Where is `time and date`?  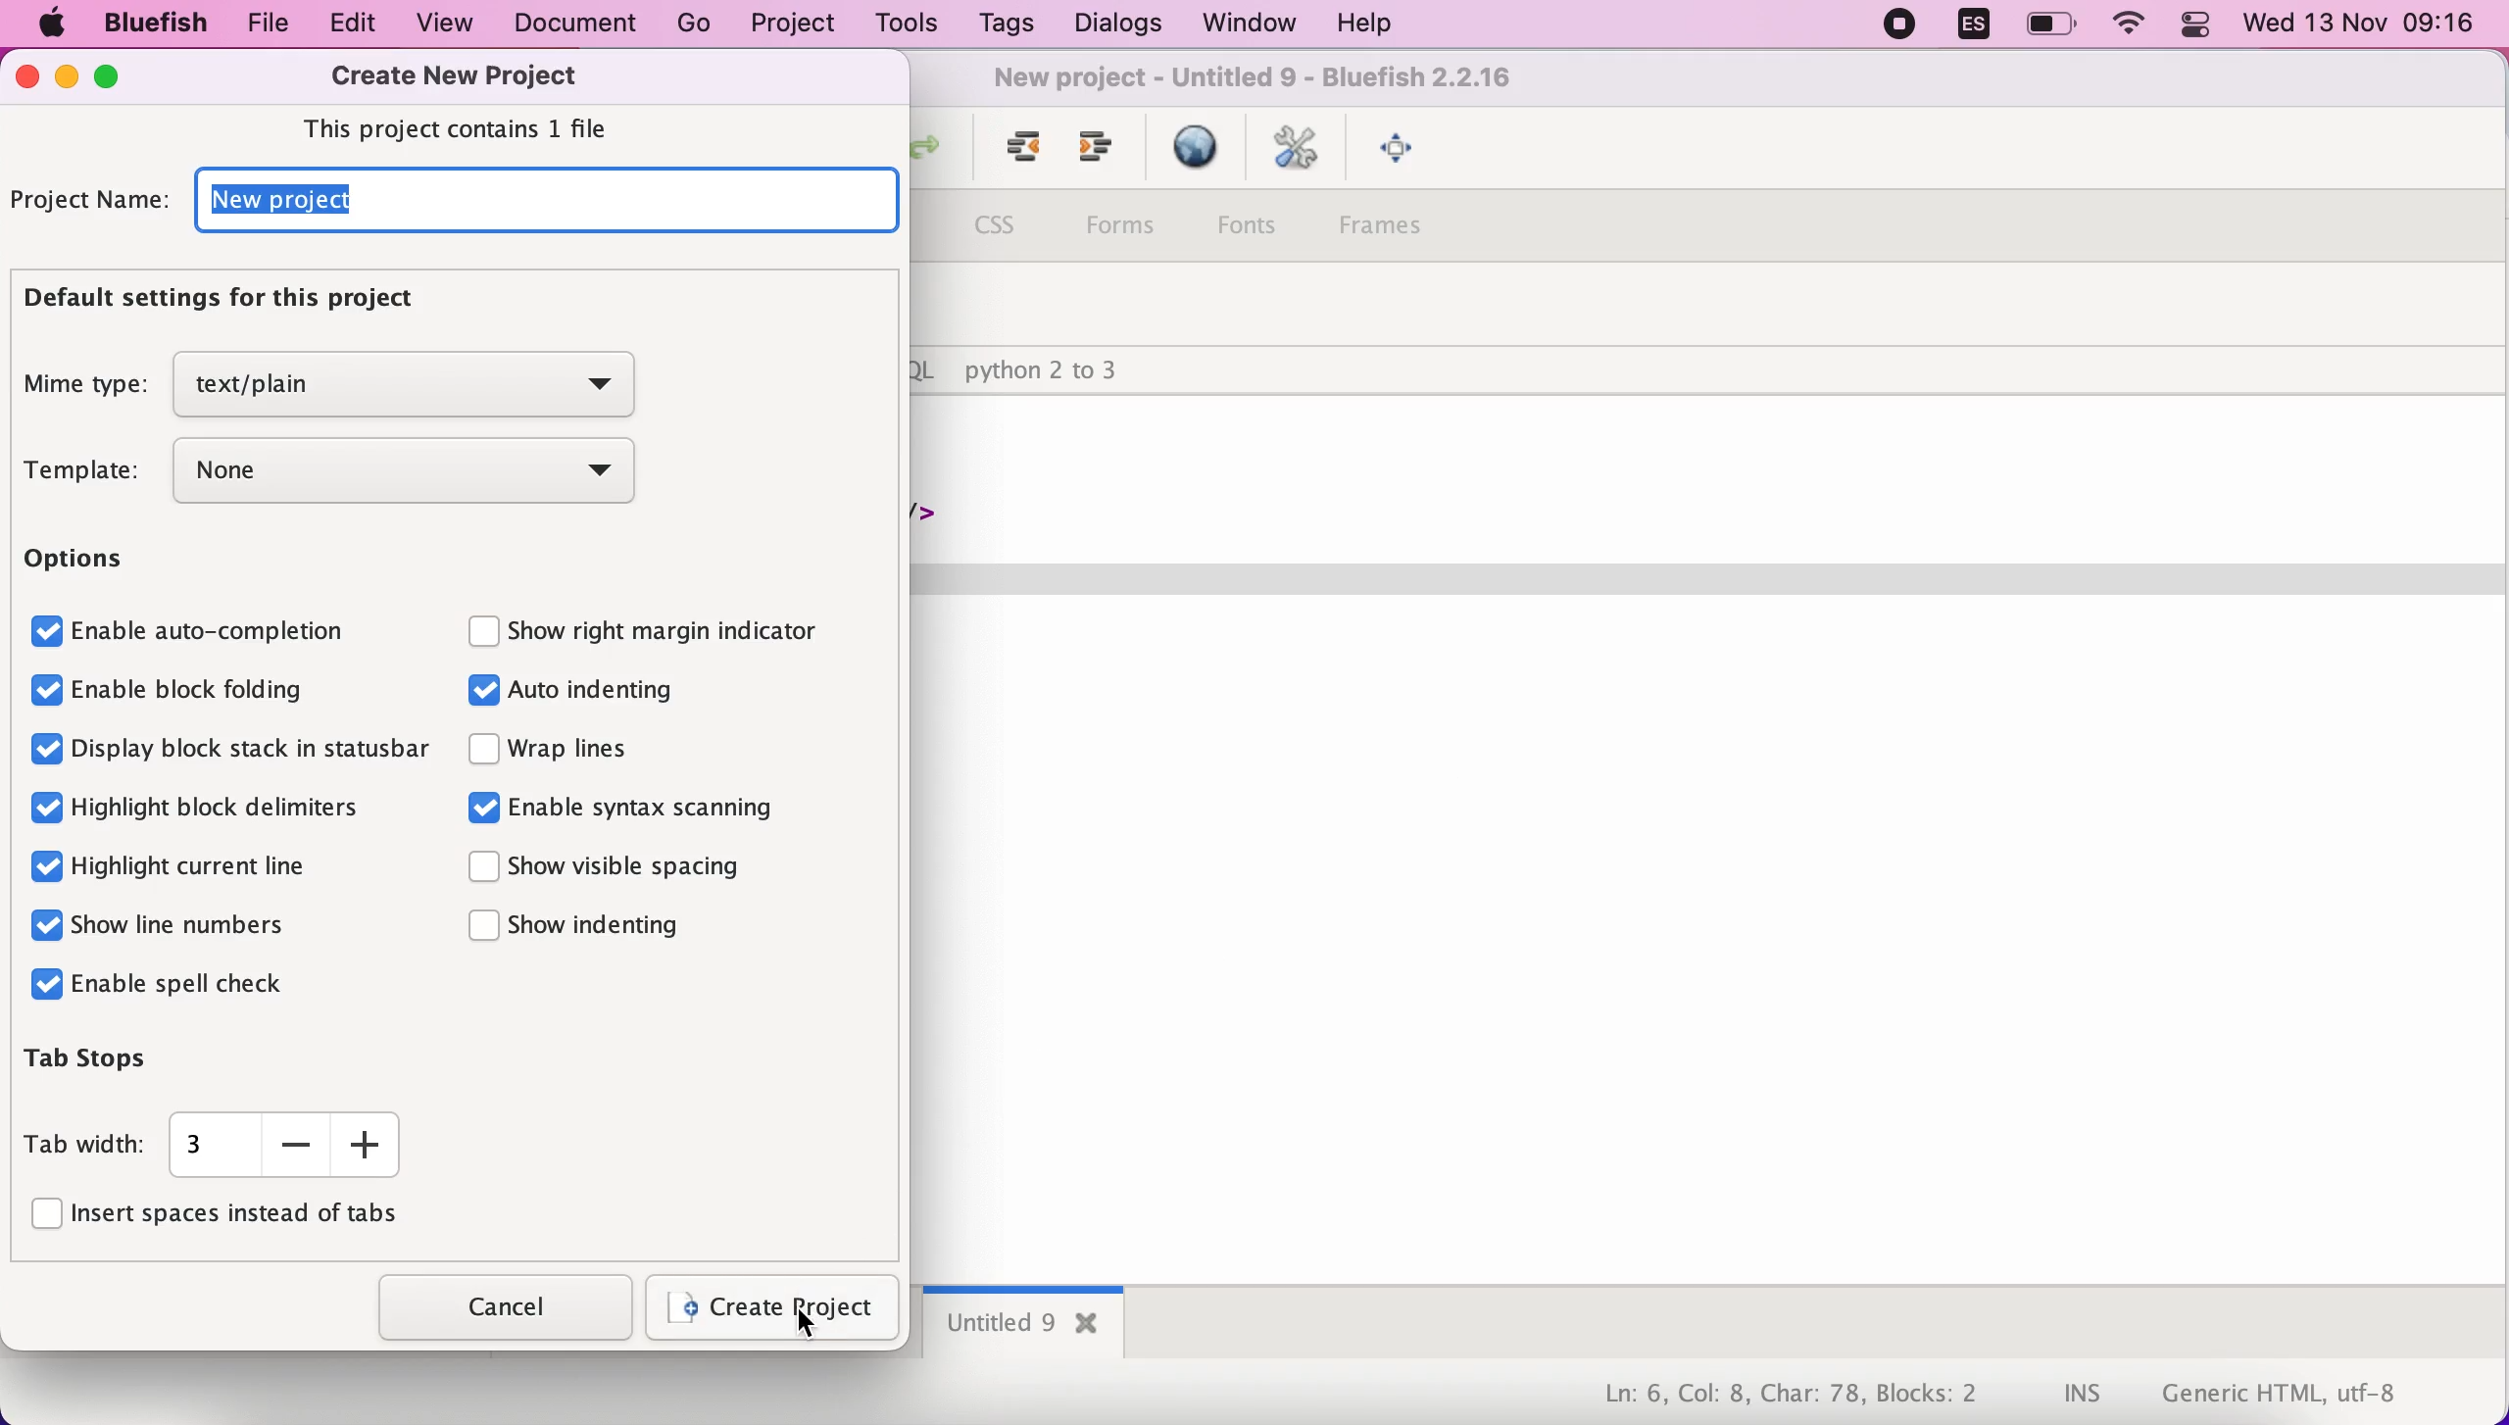
time and date is located at coordinates (2363, 25).